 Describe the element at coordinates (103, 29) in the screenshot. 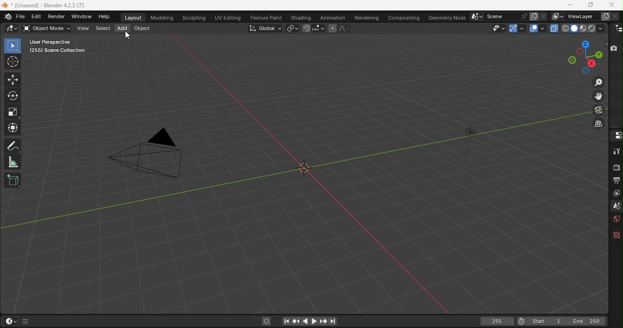

I see `Select` at that location.